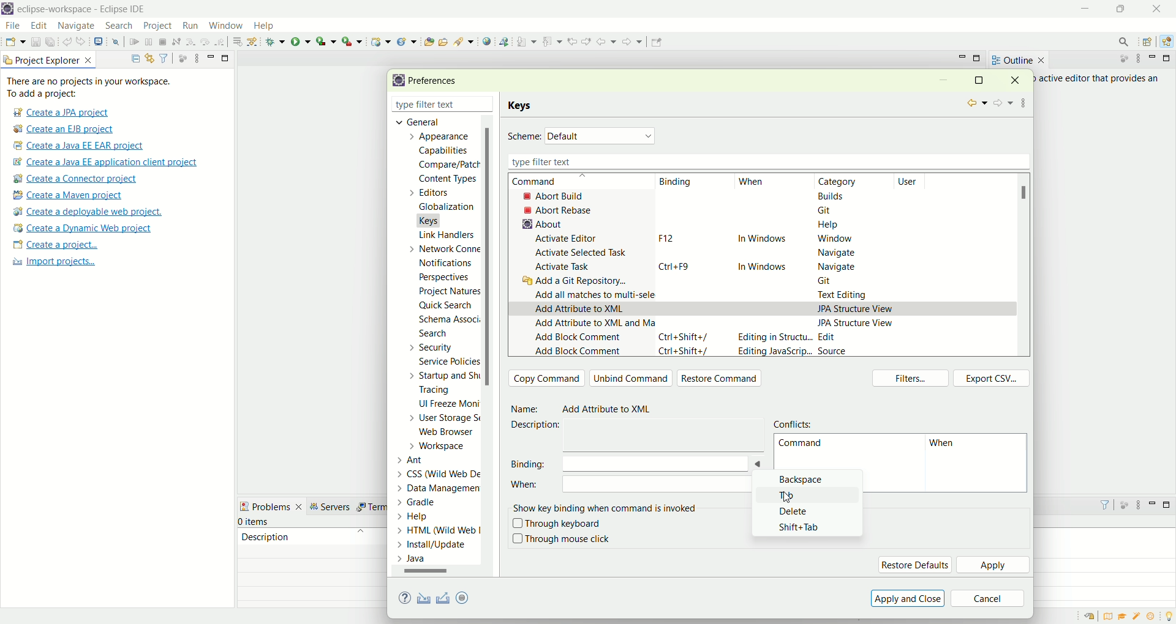 Image resolution: width=1176 pixels, height=624 pixels. I want to click on search, so click(464, 41).